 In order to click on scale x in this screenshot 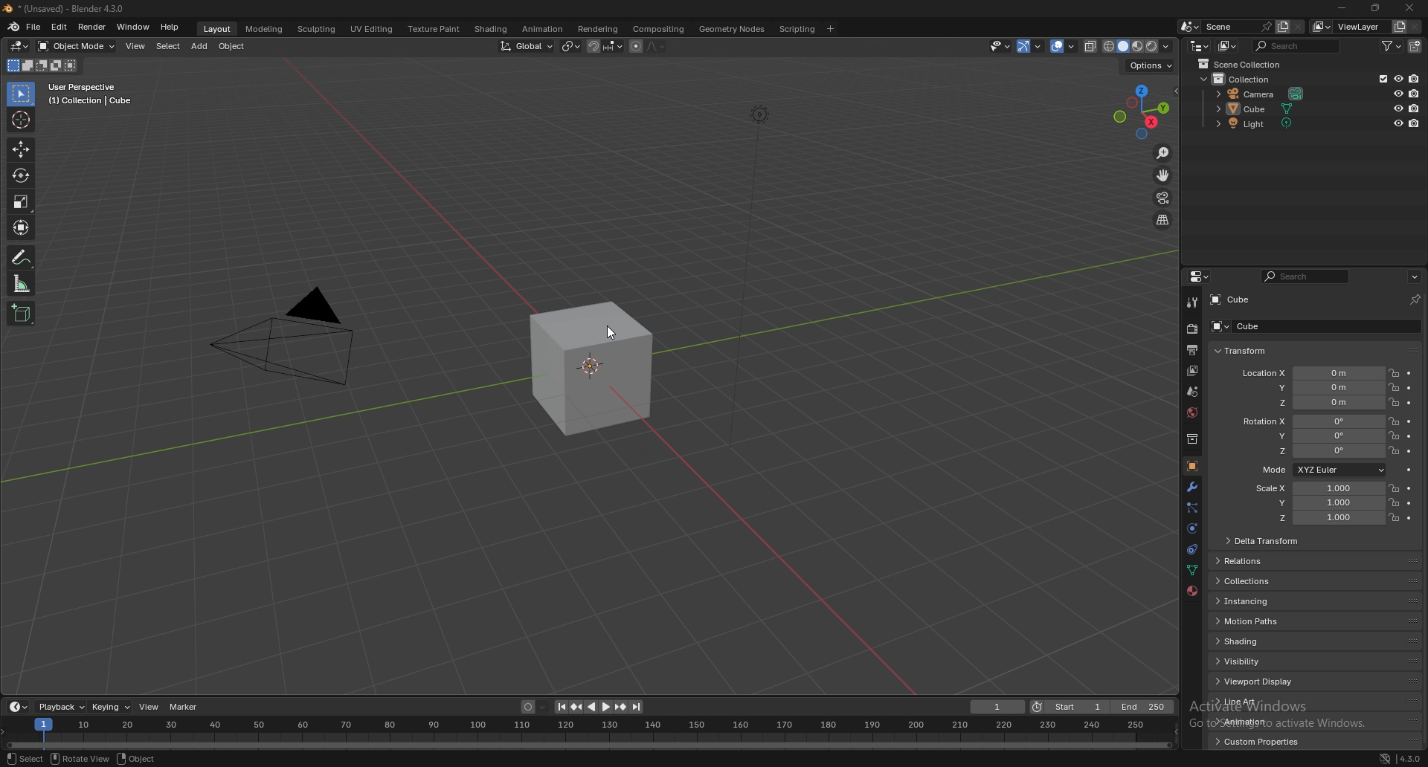, I will do `click(1314, 488)`.